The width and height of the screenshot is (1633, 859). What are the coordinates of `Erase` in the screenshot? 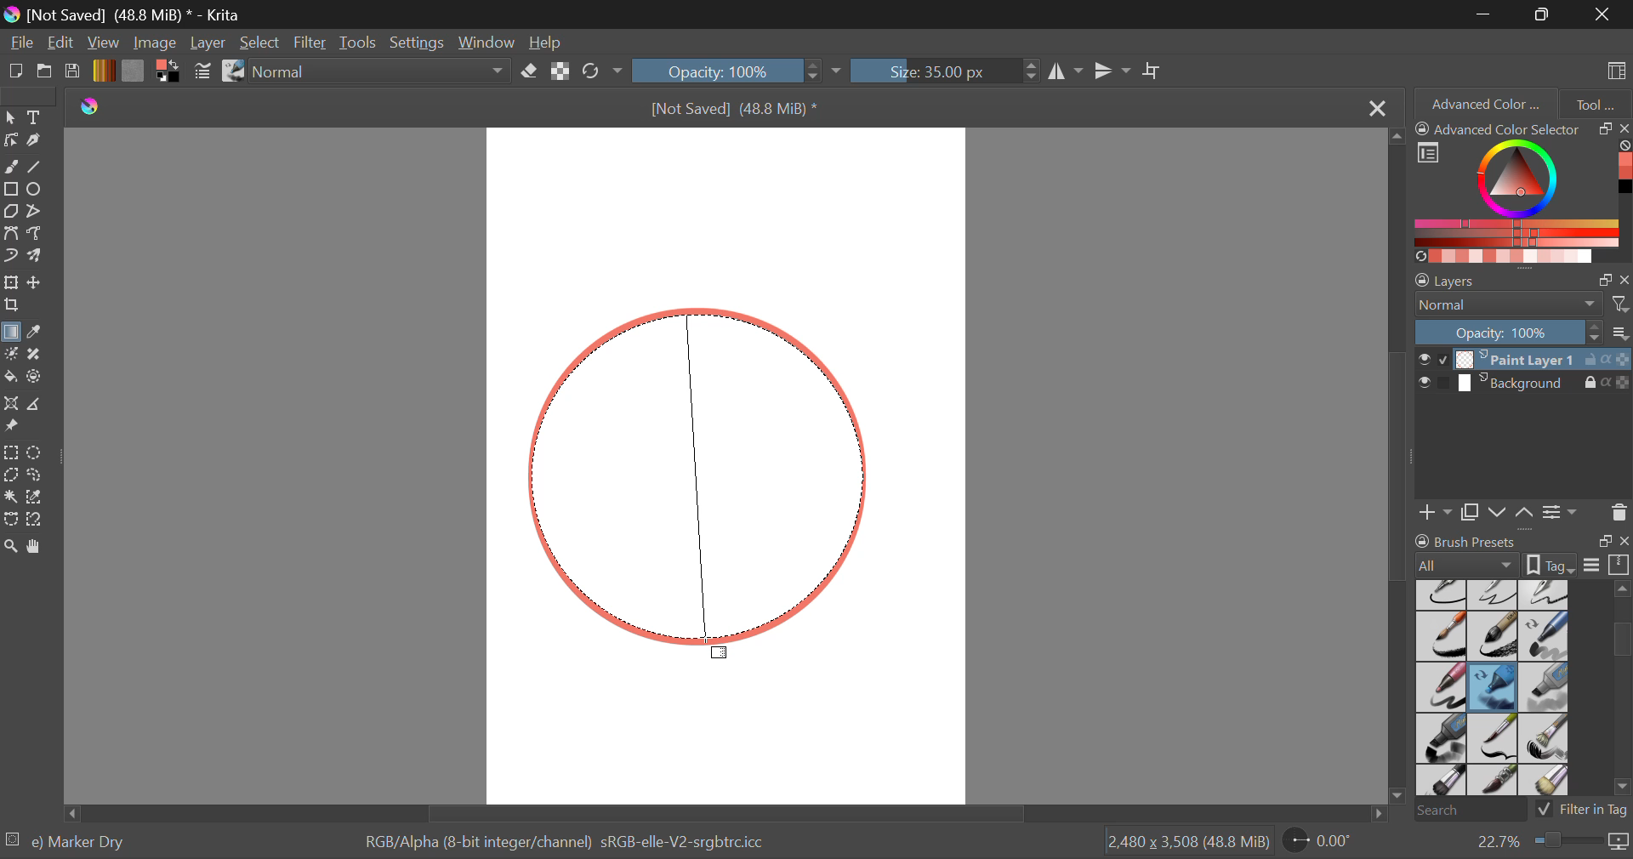 It's located at (532, 74).